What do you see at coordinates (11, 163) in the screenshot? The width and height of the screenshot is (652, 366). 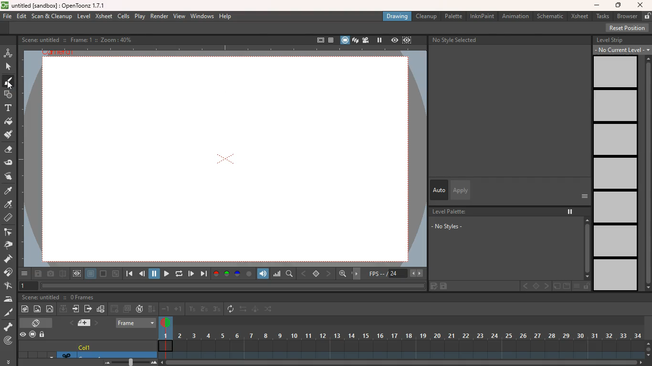 I see `edit` at bounding box center [11, 163].